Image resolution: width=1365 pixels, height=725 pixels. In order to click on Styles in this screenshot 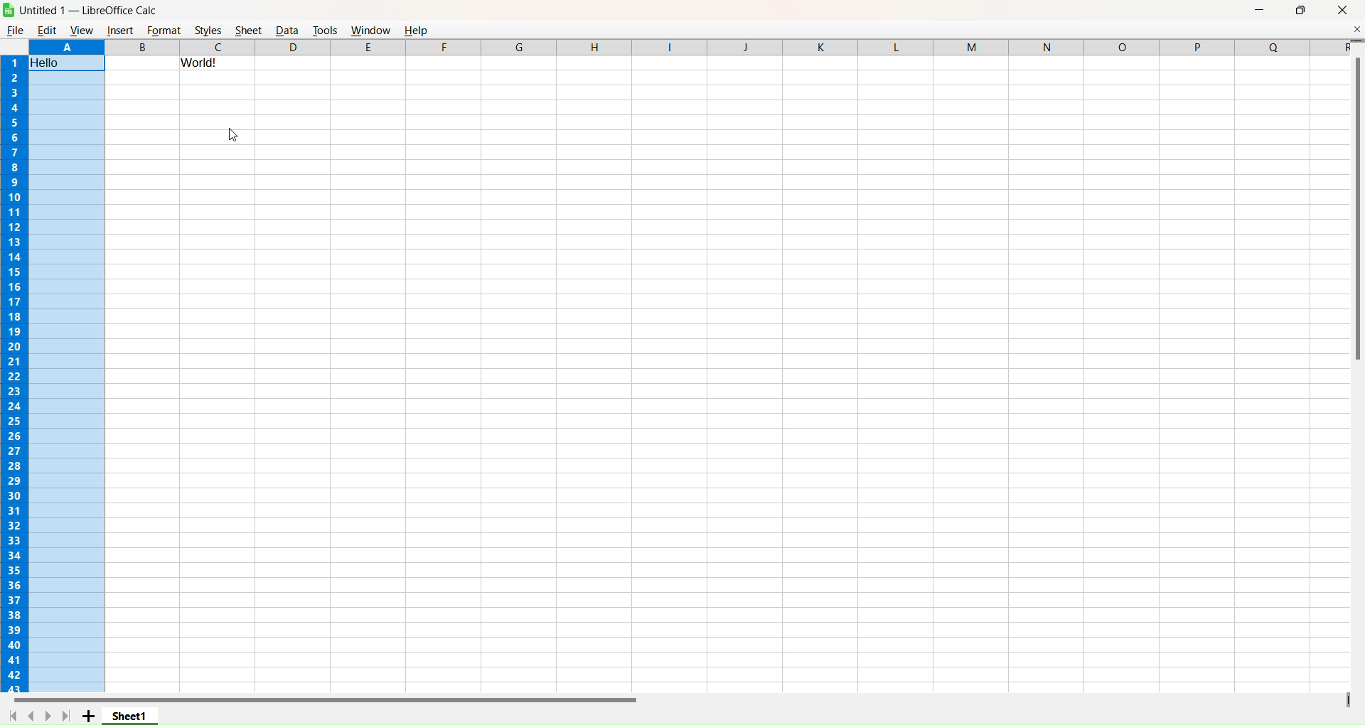, I will do `click(208, 30)`.